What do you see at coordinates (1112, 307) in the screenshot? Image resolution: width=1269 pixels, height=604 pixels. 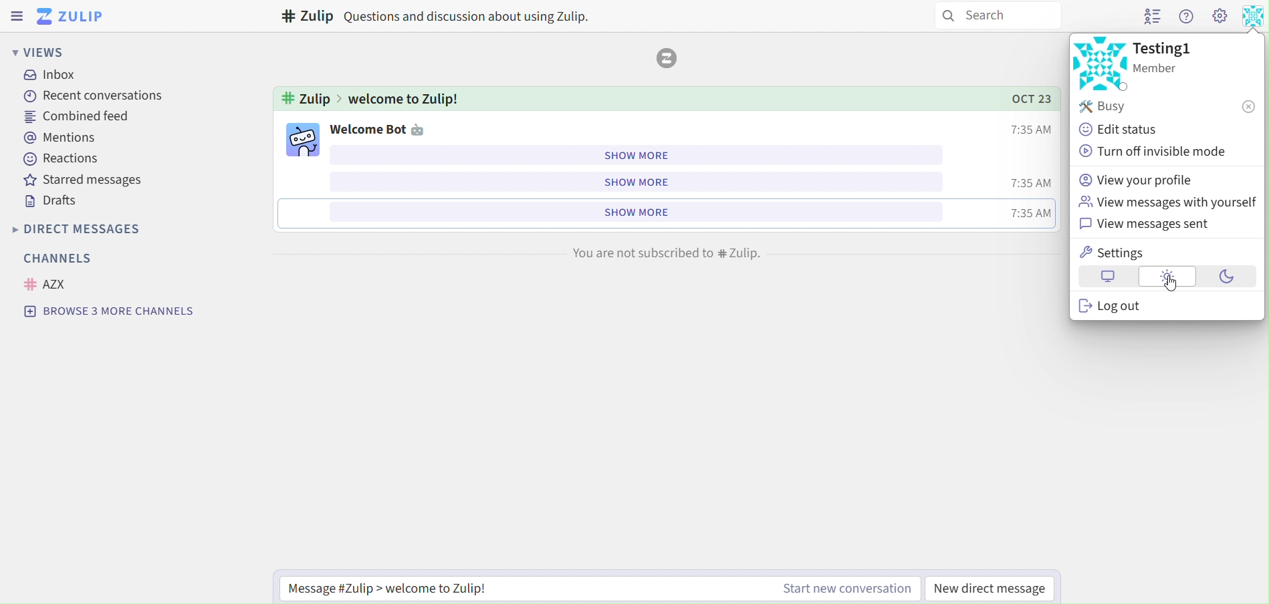 I see `log out` at bounding box center [1112, 307].